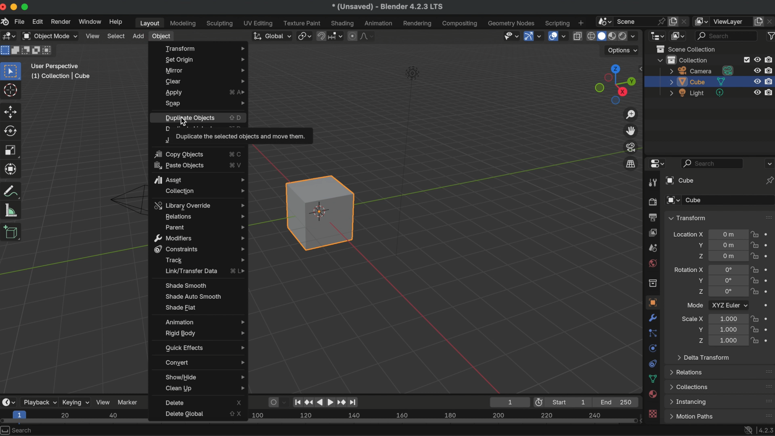 This screenshot has width=775, height=436. Describe the element at coordinates (688, 49) in the screenshot. I see `scene collection` at that location.